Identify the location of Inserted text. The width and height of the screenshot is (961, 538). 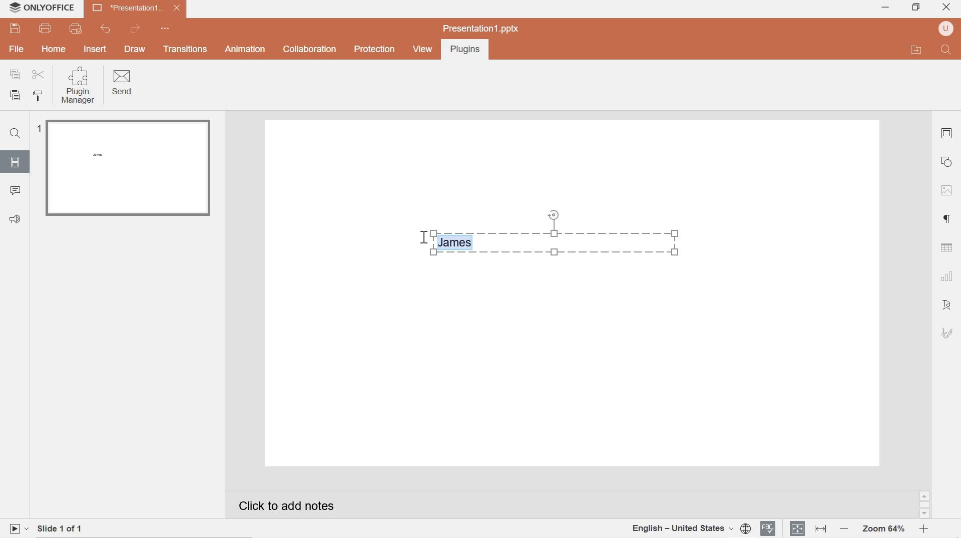
(556, 232).